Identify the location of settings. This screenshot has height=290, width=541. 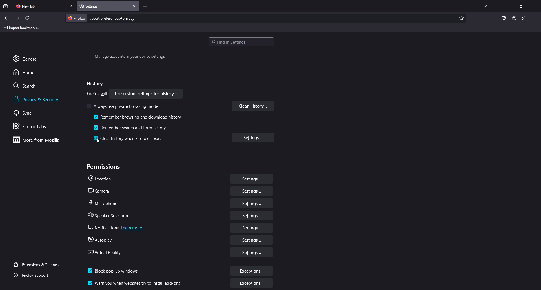
(252, 228).